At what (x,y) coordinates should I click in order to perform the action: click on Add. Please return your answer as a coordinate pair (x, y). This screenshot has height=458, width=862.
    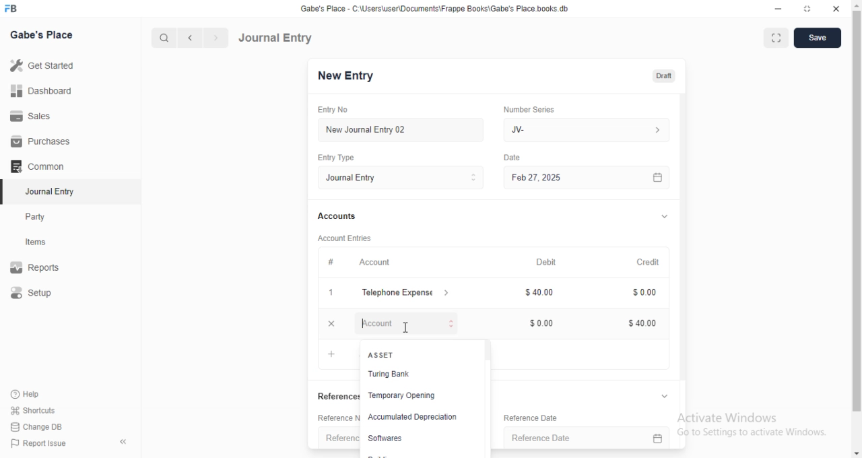
    Looking at the image, I should click on (330, 354).